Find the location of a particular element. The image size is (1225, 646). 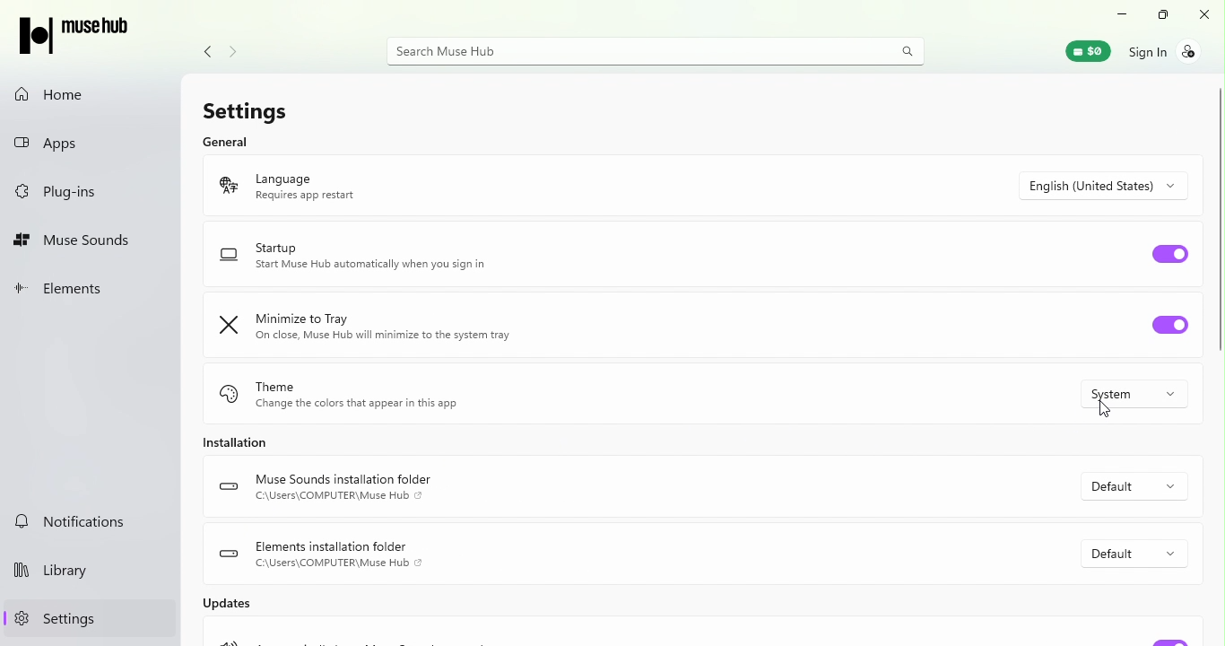

language is located at coordinates (337, 187).